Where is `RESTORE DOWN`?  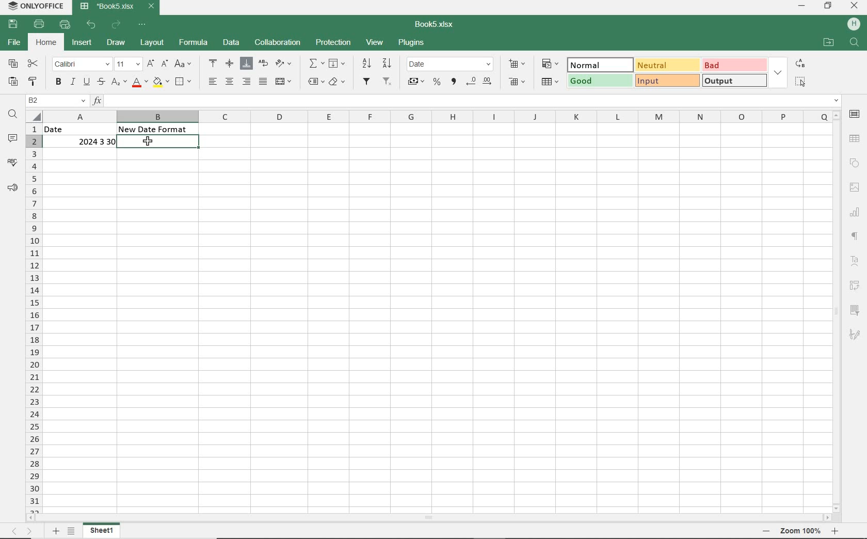 RESTORE DOWN is located at coordinates (828, 6).